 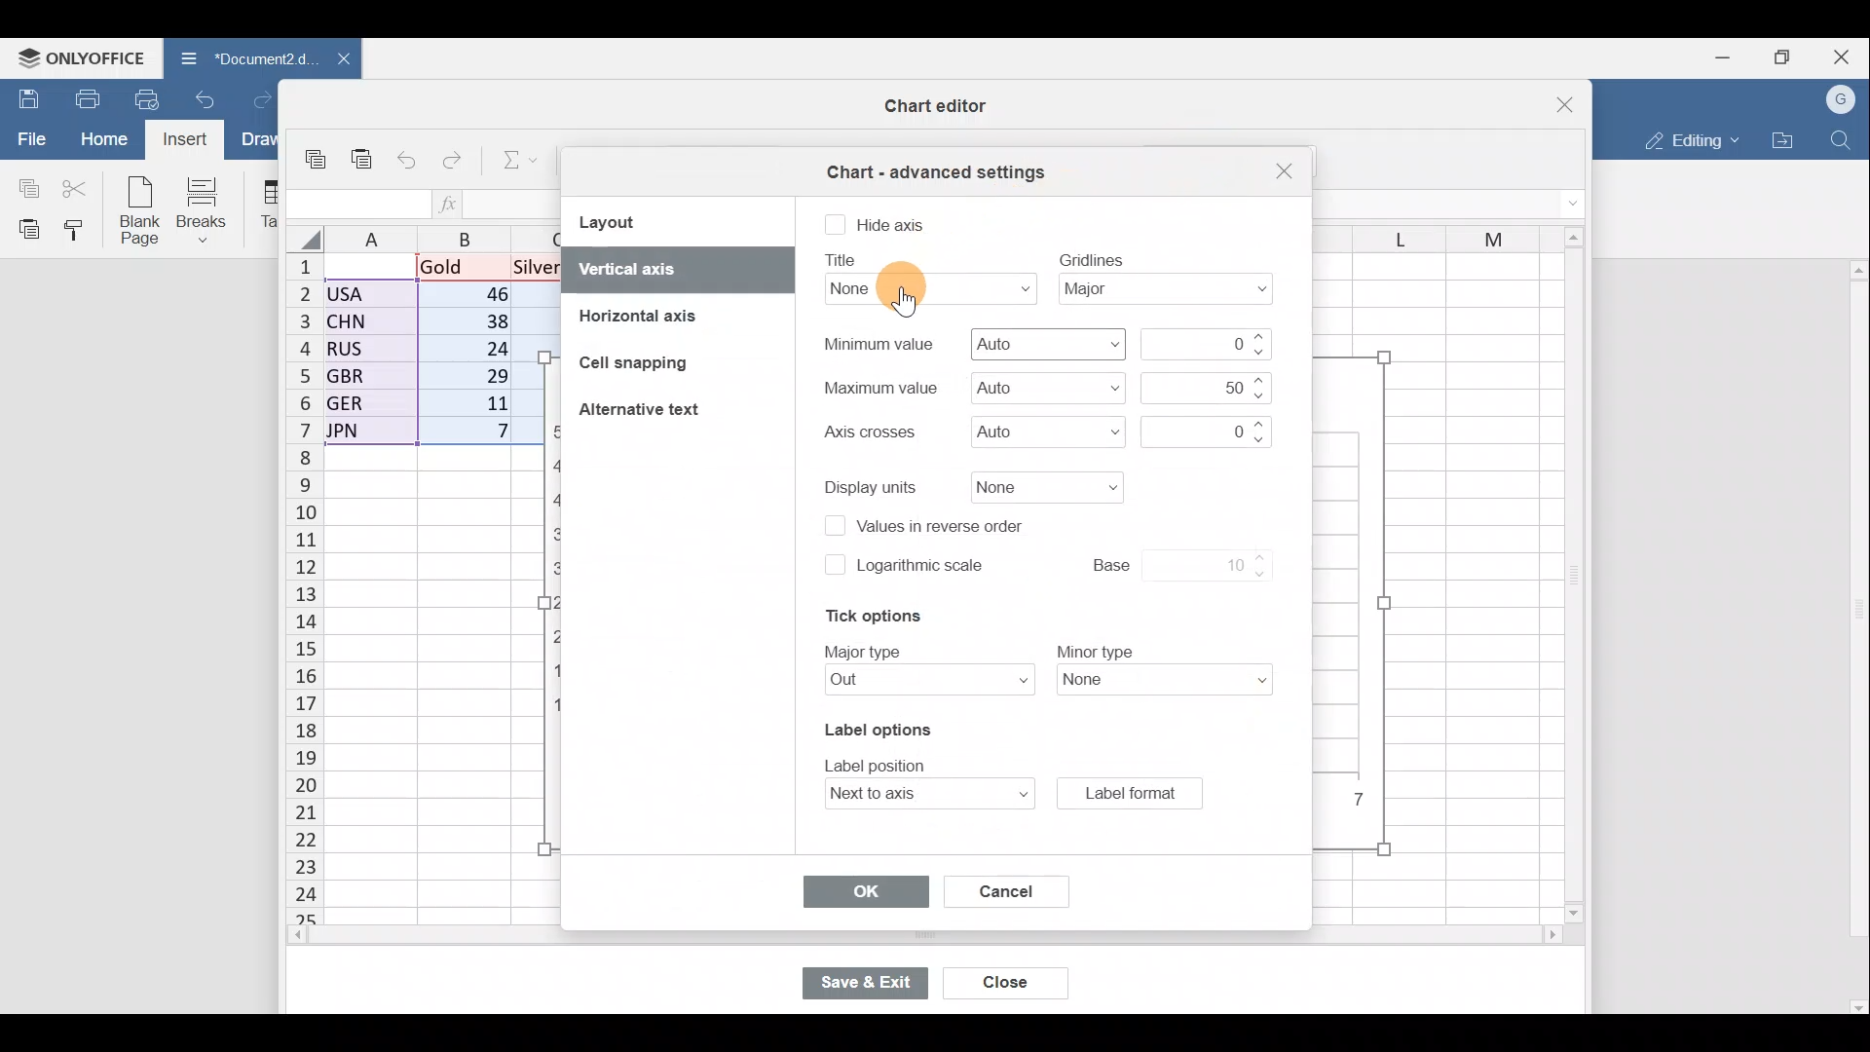 I want to click on text, so click(x=879, y=387).